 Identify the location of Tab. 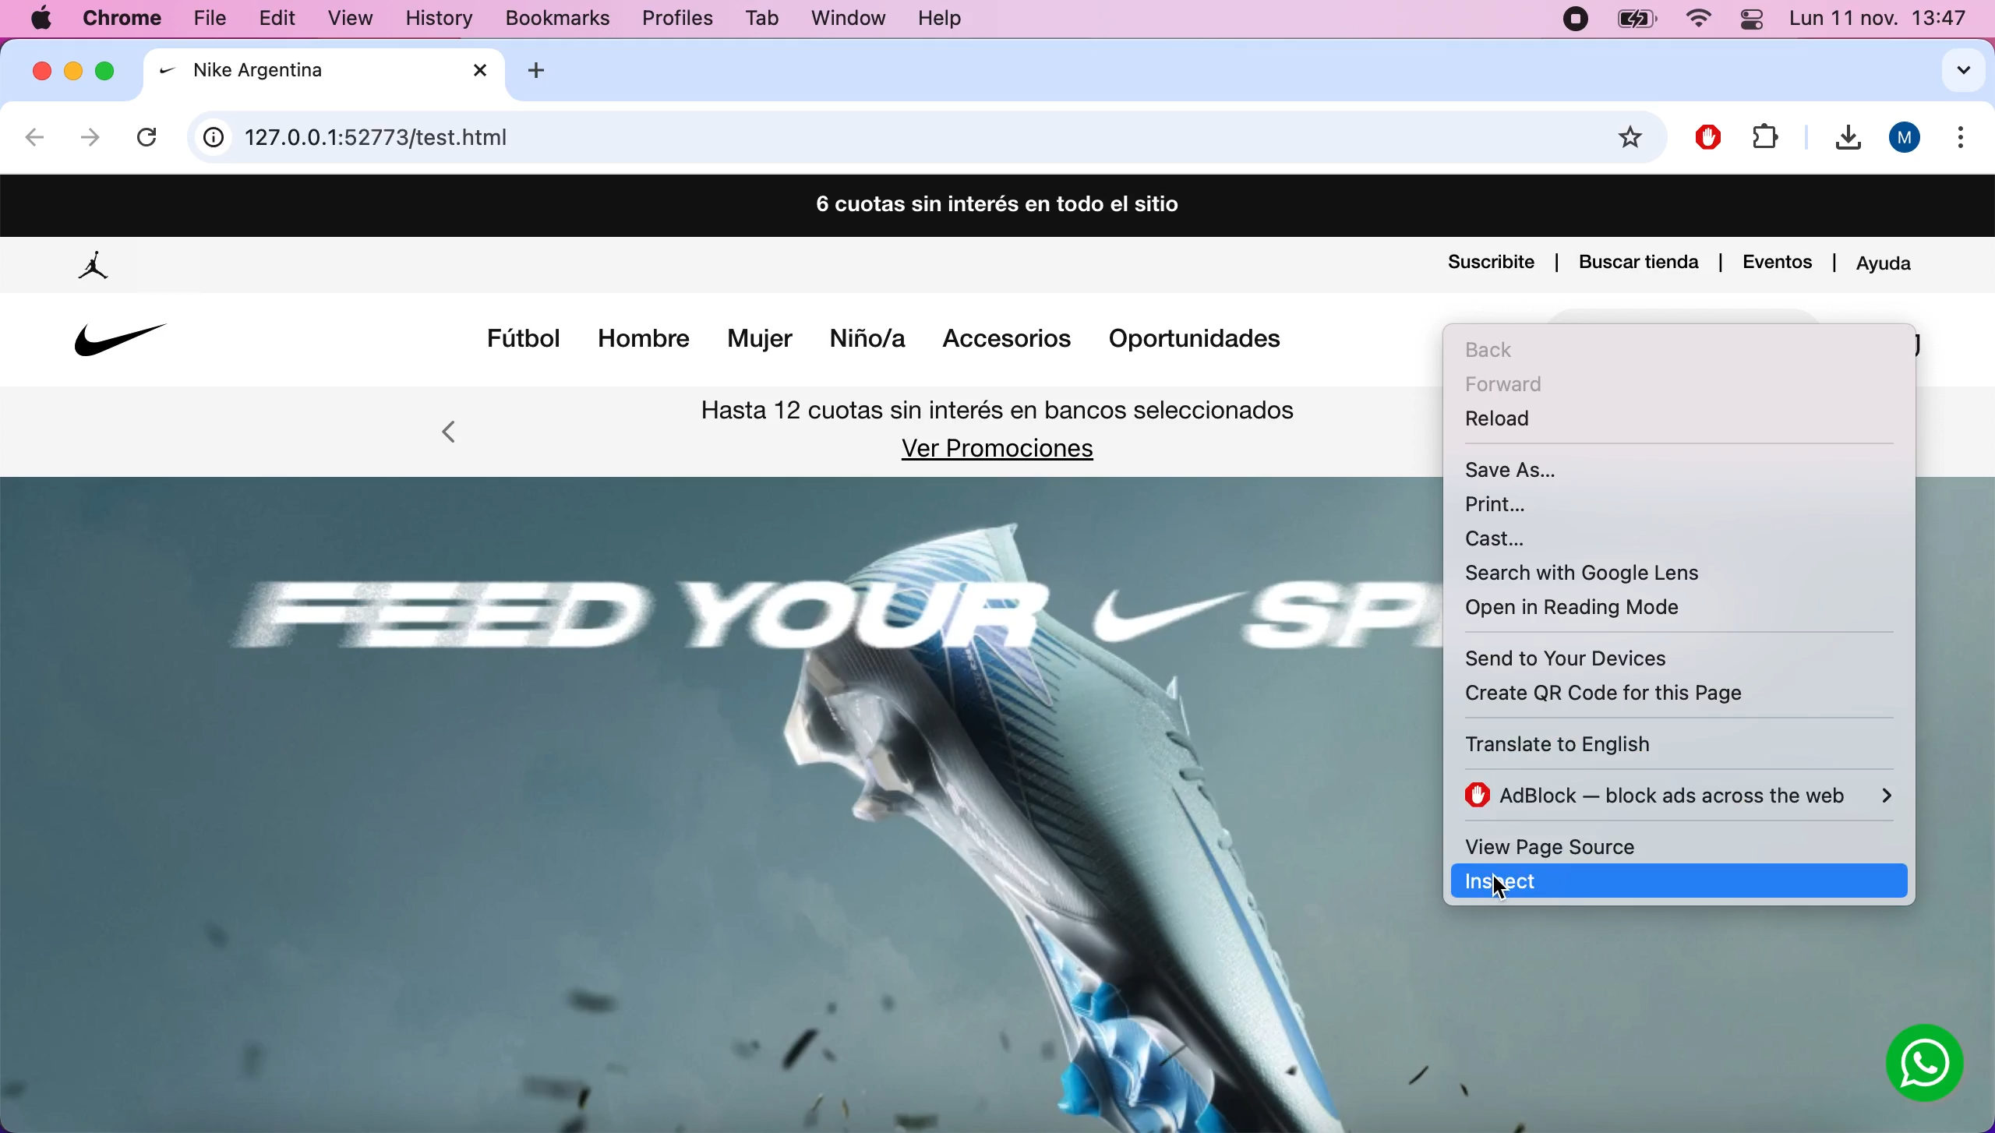
(764, 18).